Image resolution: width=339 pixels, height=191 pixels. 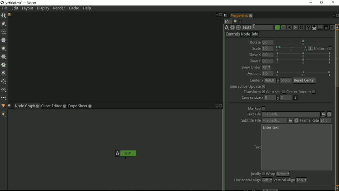 I want to click on Redo, so click(x=295, y=28).